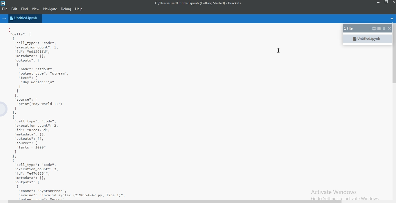  I want to click on menu, so click(391, 18).